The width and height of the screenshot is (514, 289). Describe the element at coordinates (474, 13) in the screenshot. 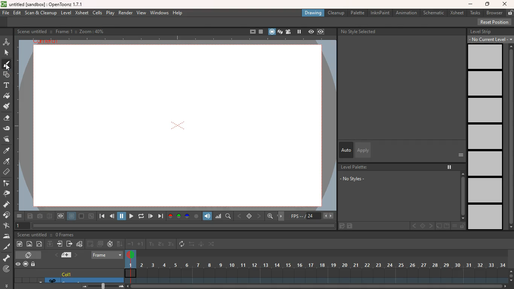

I see `tasks` at that location.